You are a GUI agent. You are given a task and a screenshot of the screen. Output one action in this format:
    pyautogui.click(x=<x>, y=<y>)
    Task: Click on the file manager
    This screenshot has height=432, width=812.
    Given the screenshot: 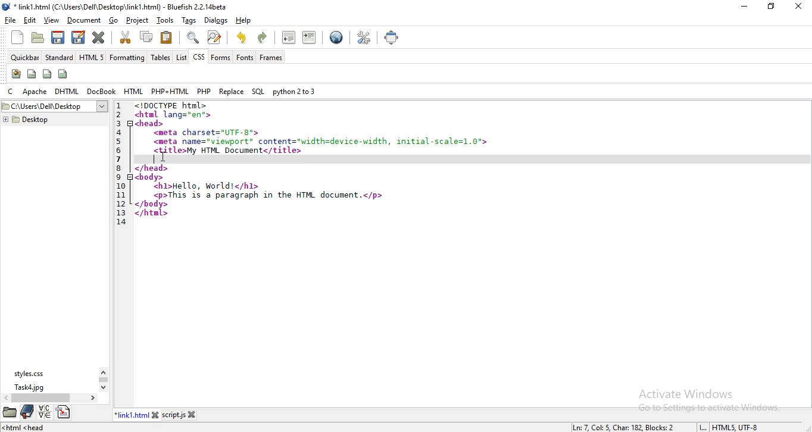 What is the action you would take?
    pyautogui.click(x=10, y=412)
    